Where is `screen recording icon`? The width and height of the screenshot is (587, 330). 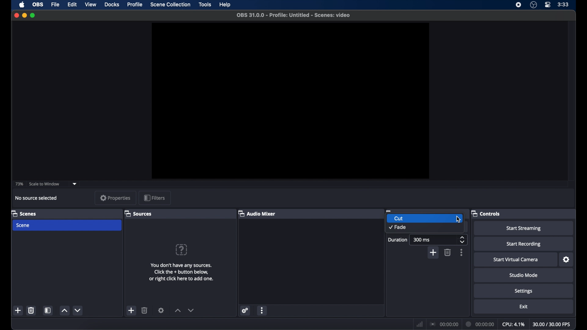
screen recording icon is located at coordinates (519, 5).